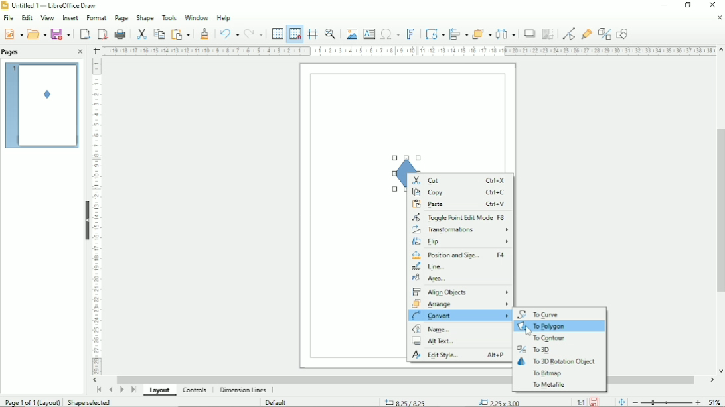 The image size is (725, 407). Describe the element at coordinates (718, 213) in the screenshot. I see `Vertical scrollbar` at that location.